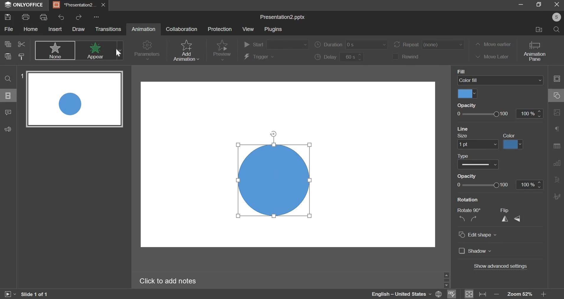  I want to click on apply to all slides, so click(484, 154).